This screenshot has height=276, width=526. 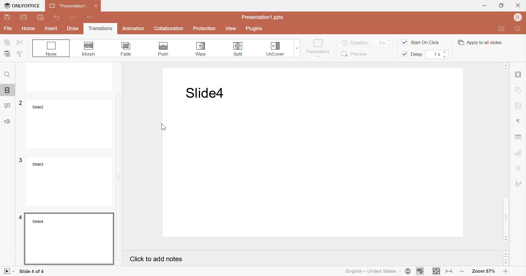 I want to click on None, so click(x=52, y=49).